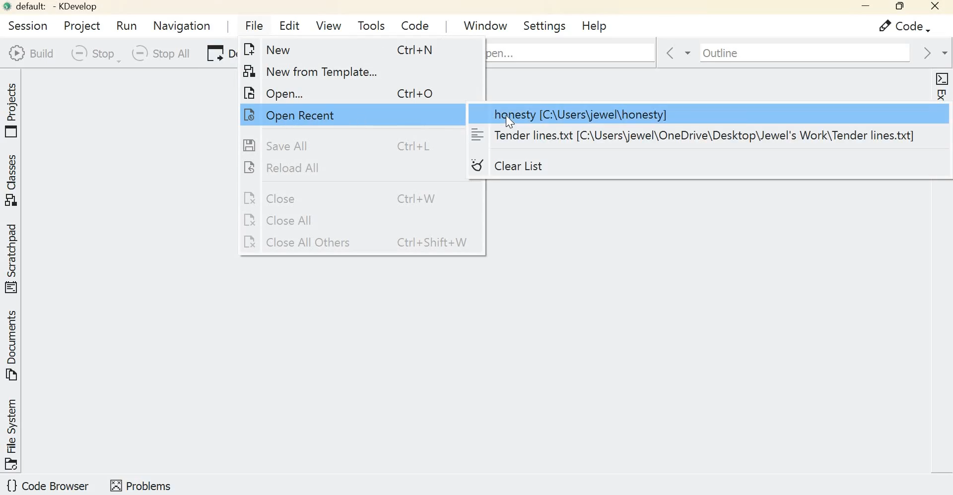  I want to click on close, so click(936, 8).